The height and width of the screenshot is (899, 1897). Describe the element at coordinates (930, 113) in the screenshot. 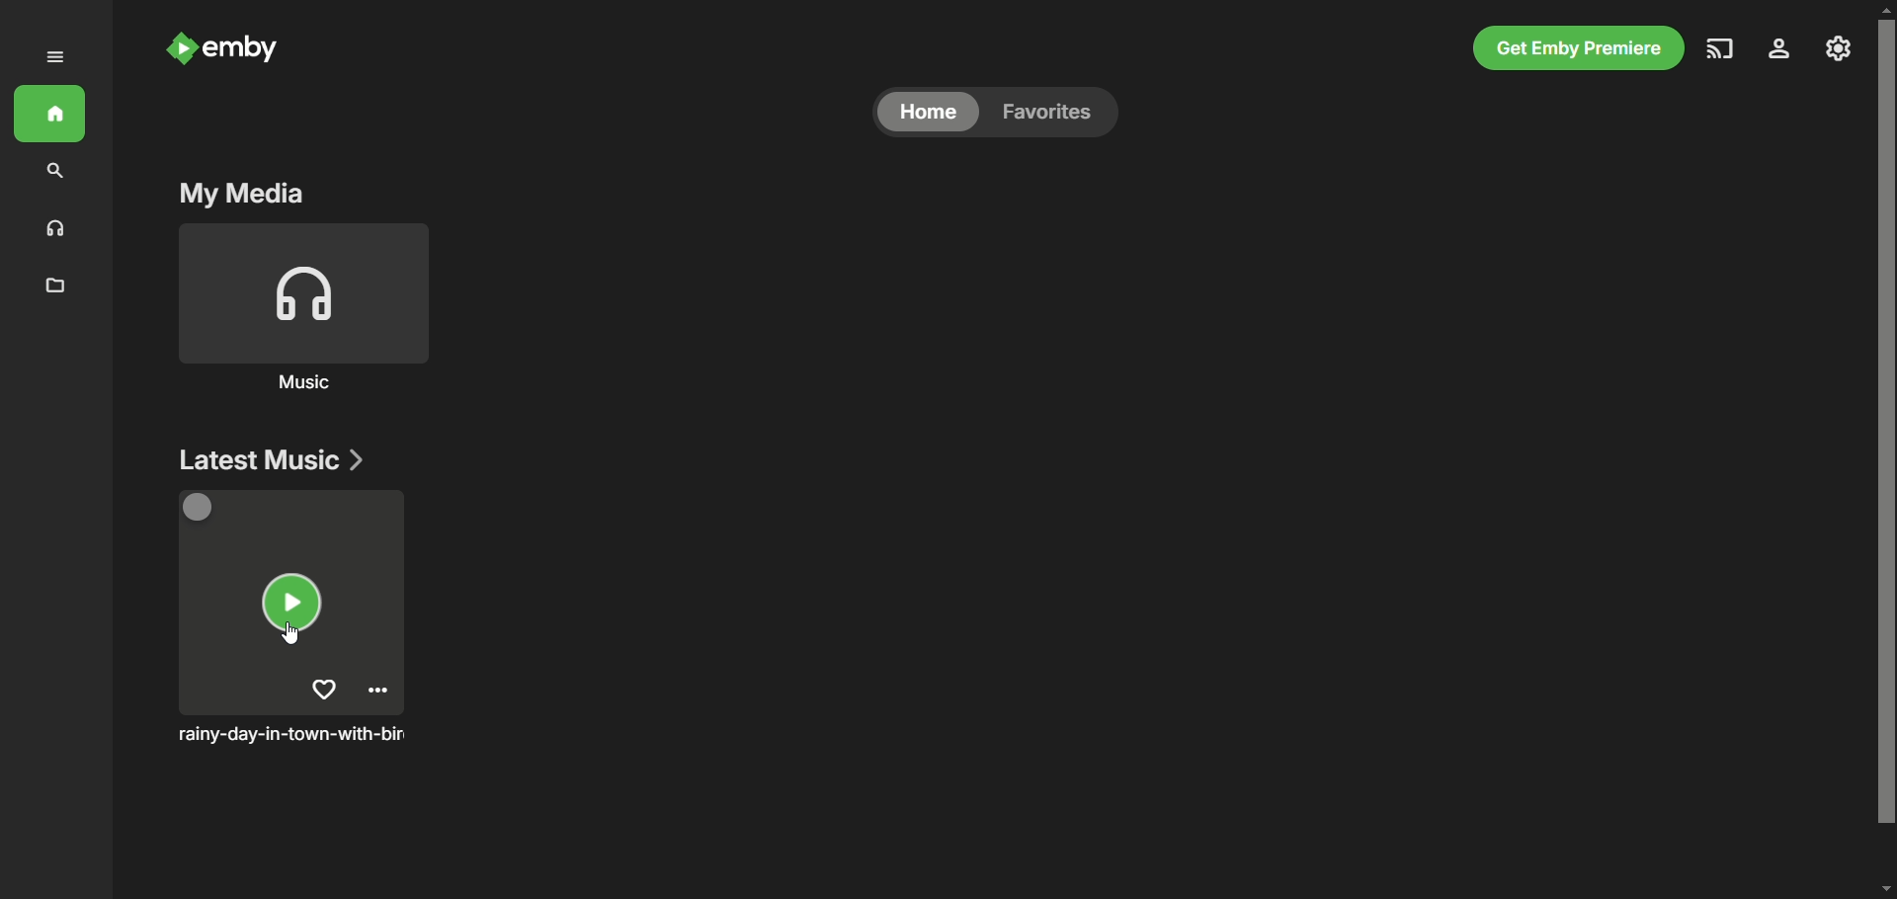

I see `home` at that location.